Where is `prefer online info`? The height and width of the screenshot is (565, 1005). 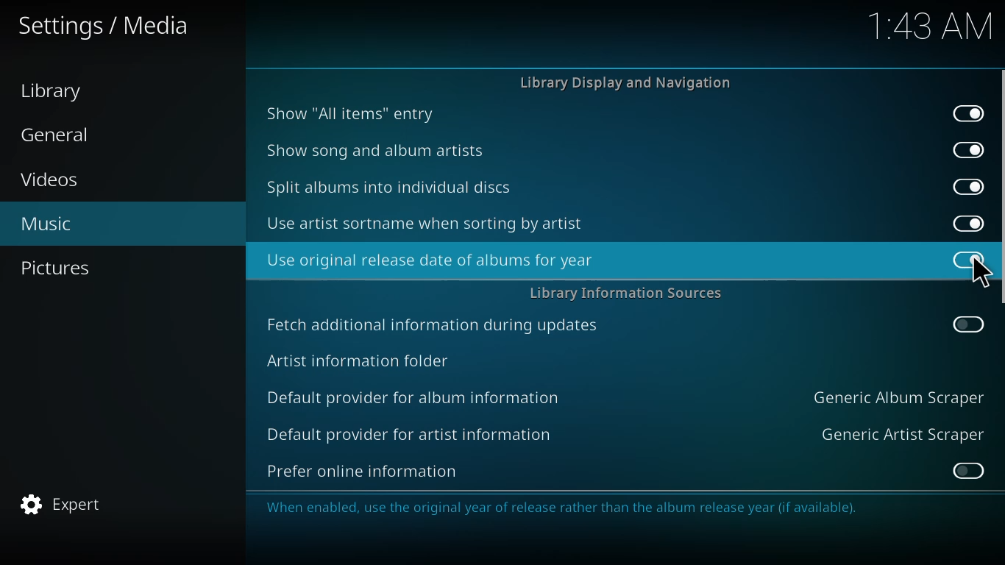 prefer online info is located at coordinates (363, 471).